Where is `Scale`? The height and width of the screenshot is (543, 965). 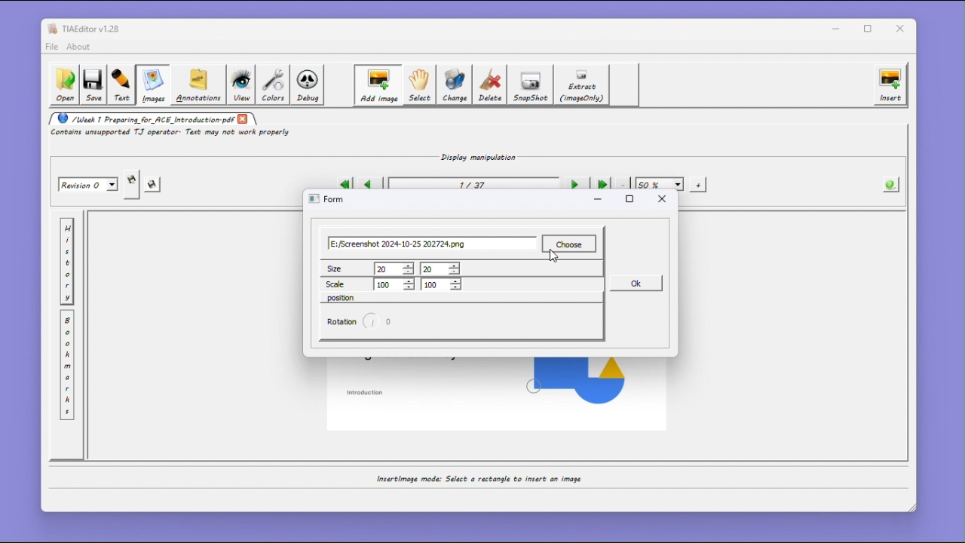 Scale is located at coordinates (346, 284).